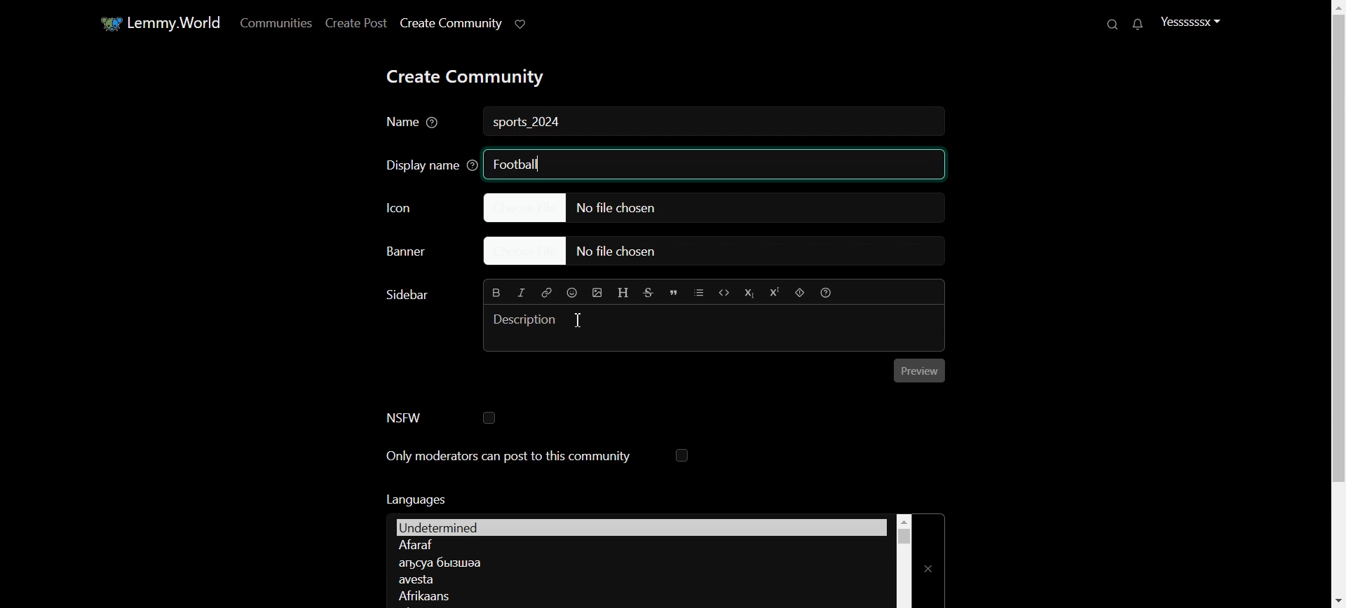  I want to click on Spoiler, so click(800, 293).